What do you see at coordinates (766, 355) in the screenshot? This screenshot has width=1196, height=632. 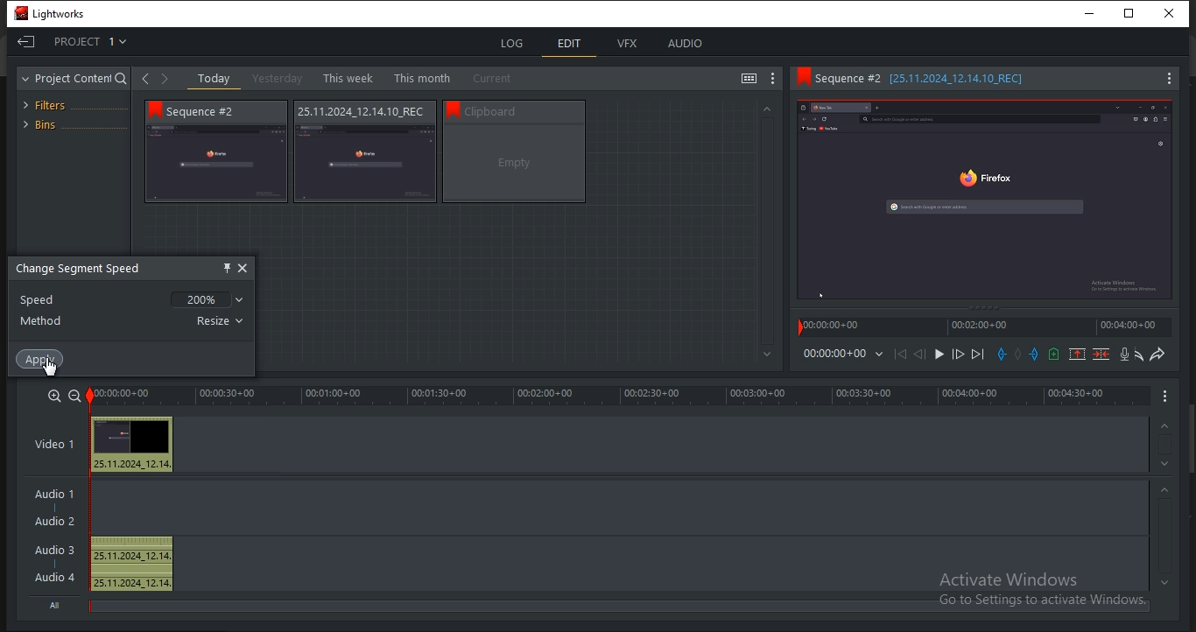 I see `Greyed out down arrow` at bounding box center [766, 355].